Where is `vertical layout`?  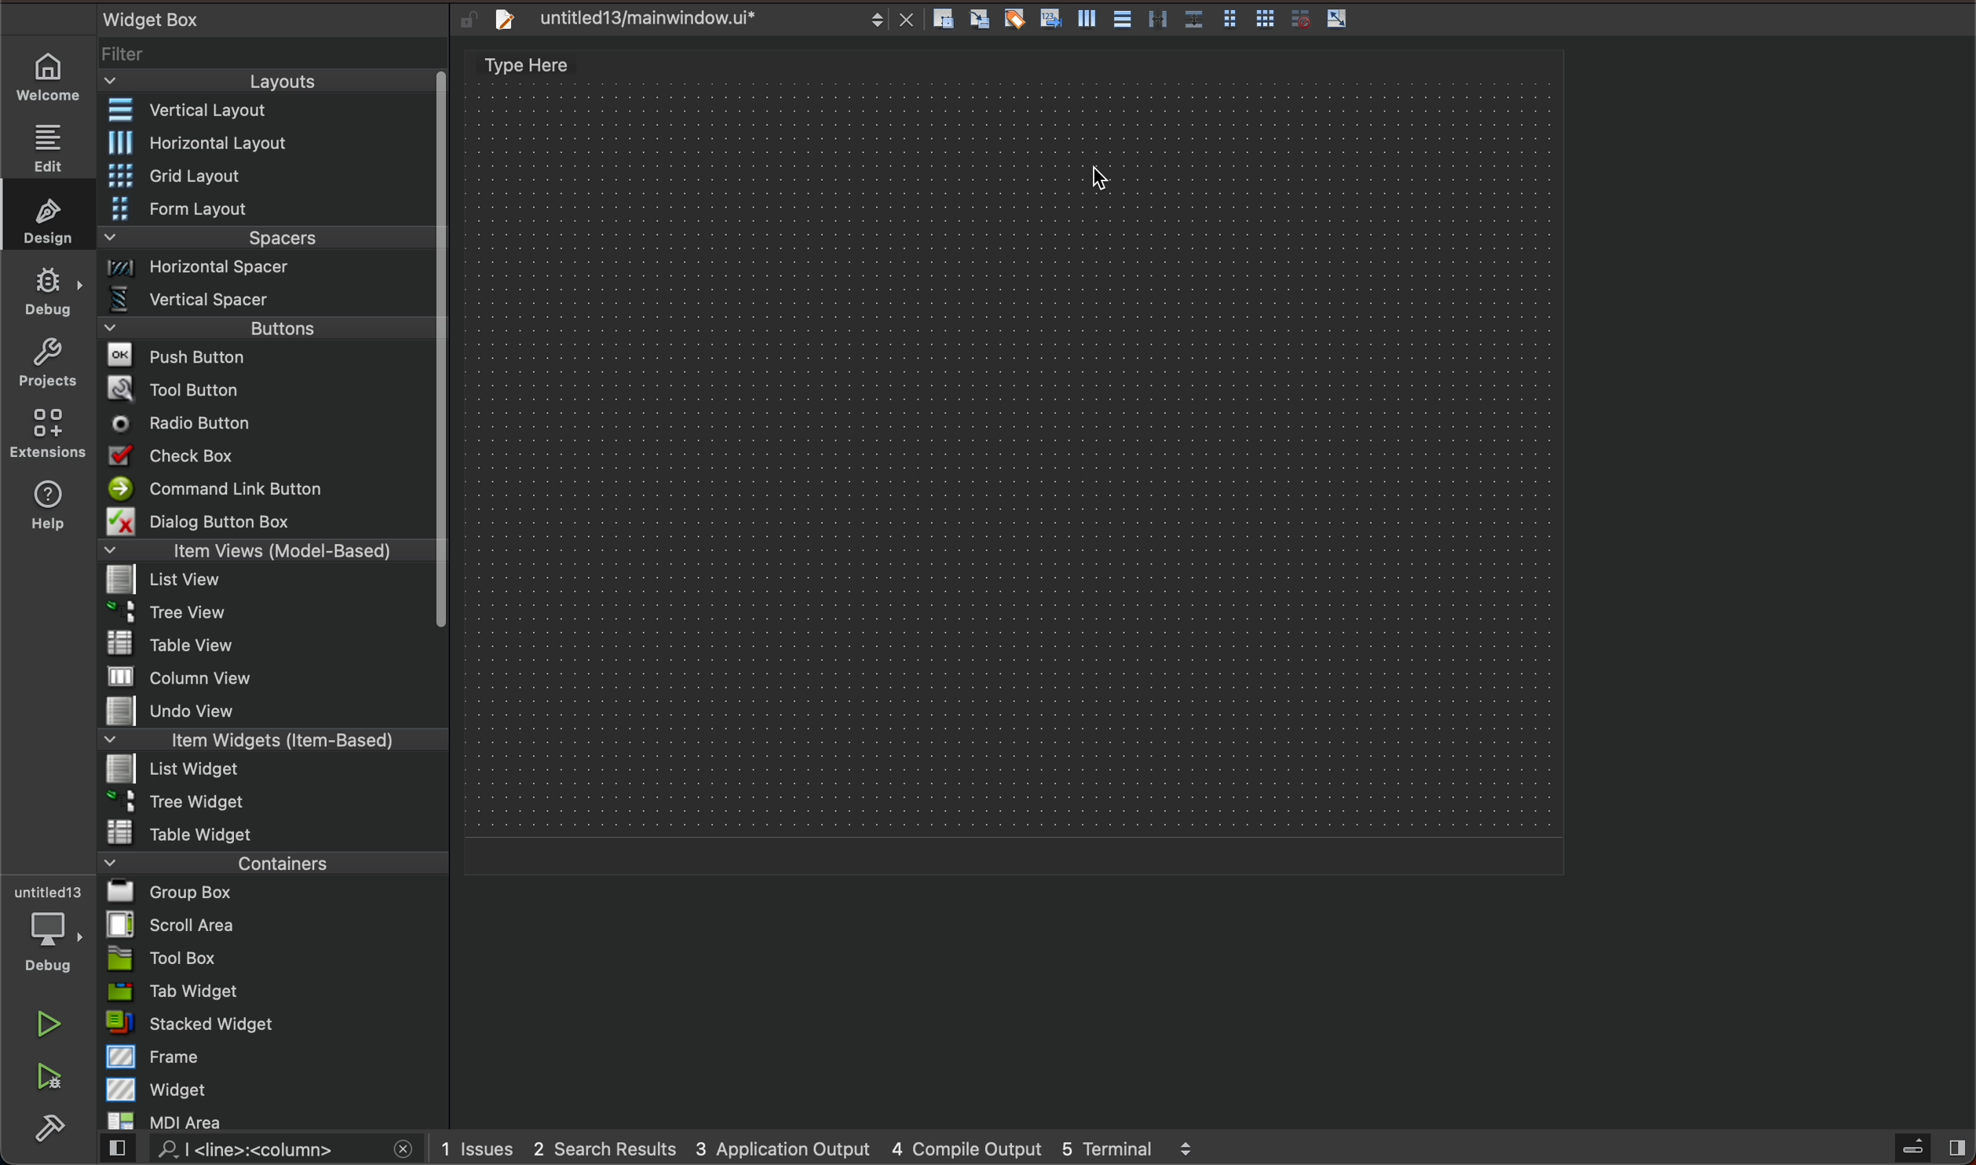
vertical layout is located at coordinates (266, 110).